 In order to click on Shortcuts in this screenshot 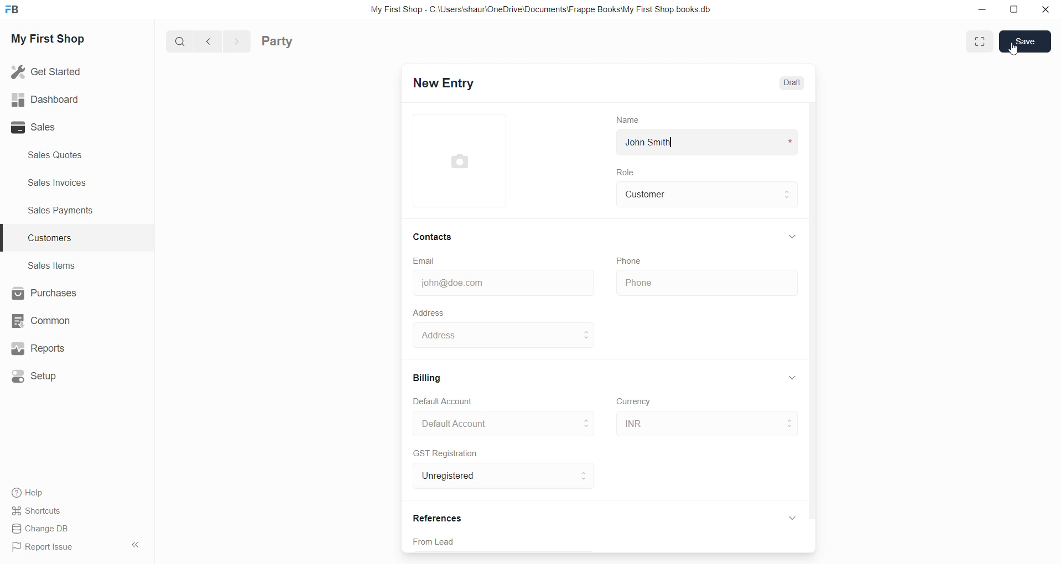, I will do `click(37, 510)`.